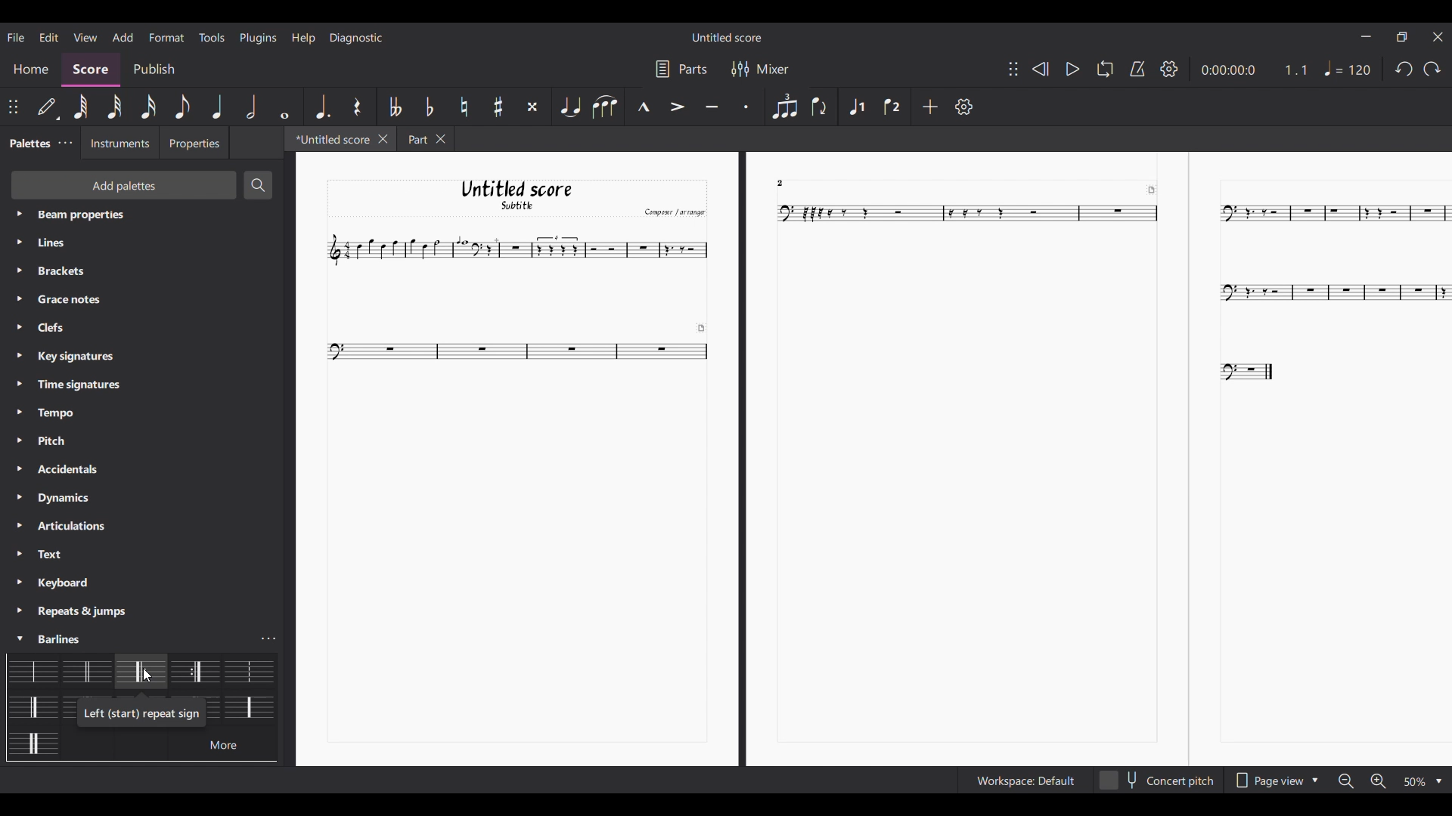 This screenshot has height=816, width=1452. What do you see at coordinates (1072, 69) in the screenshot?
I see `Play` at bounding box center [1072, 69].